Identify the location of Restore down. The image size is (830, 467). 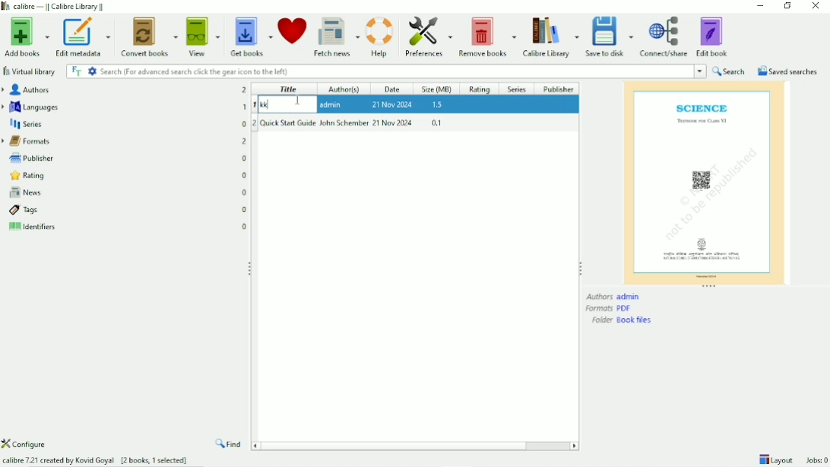
(787, 6).